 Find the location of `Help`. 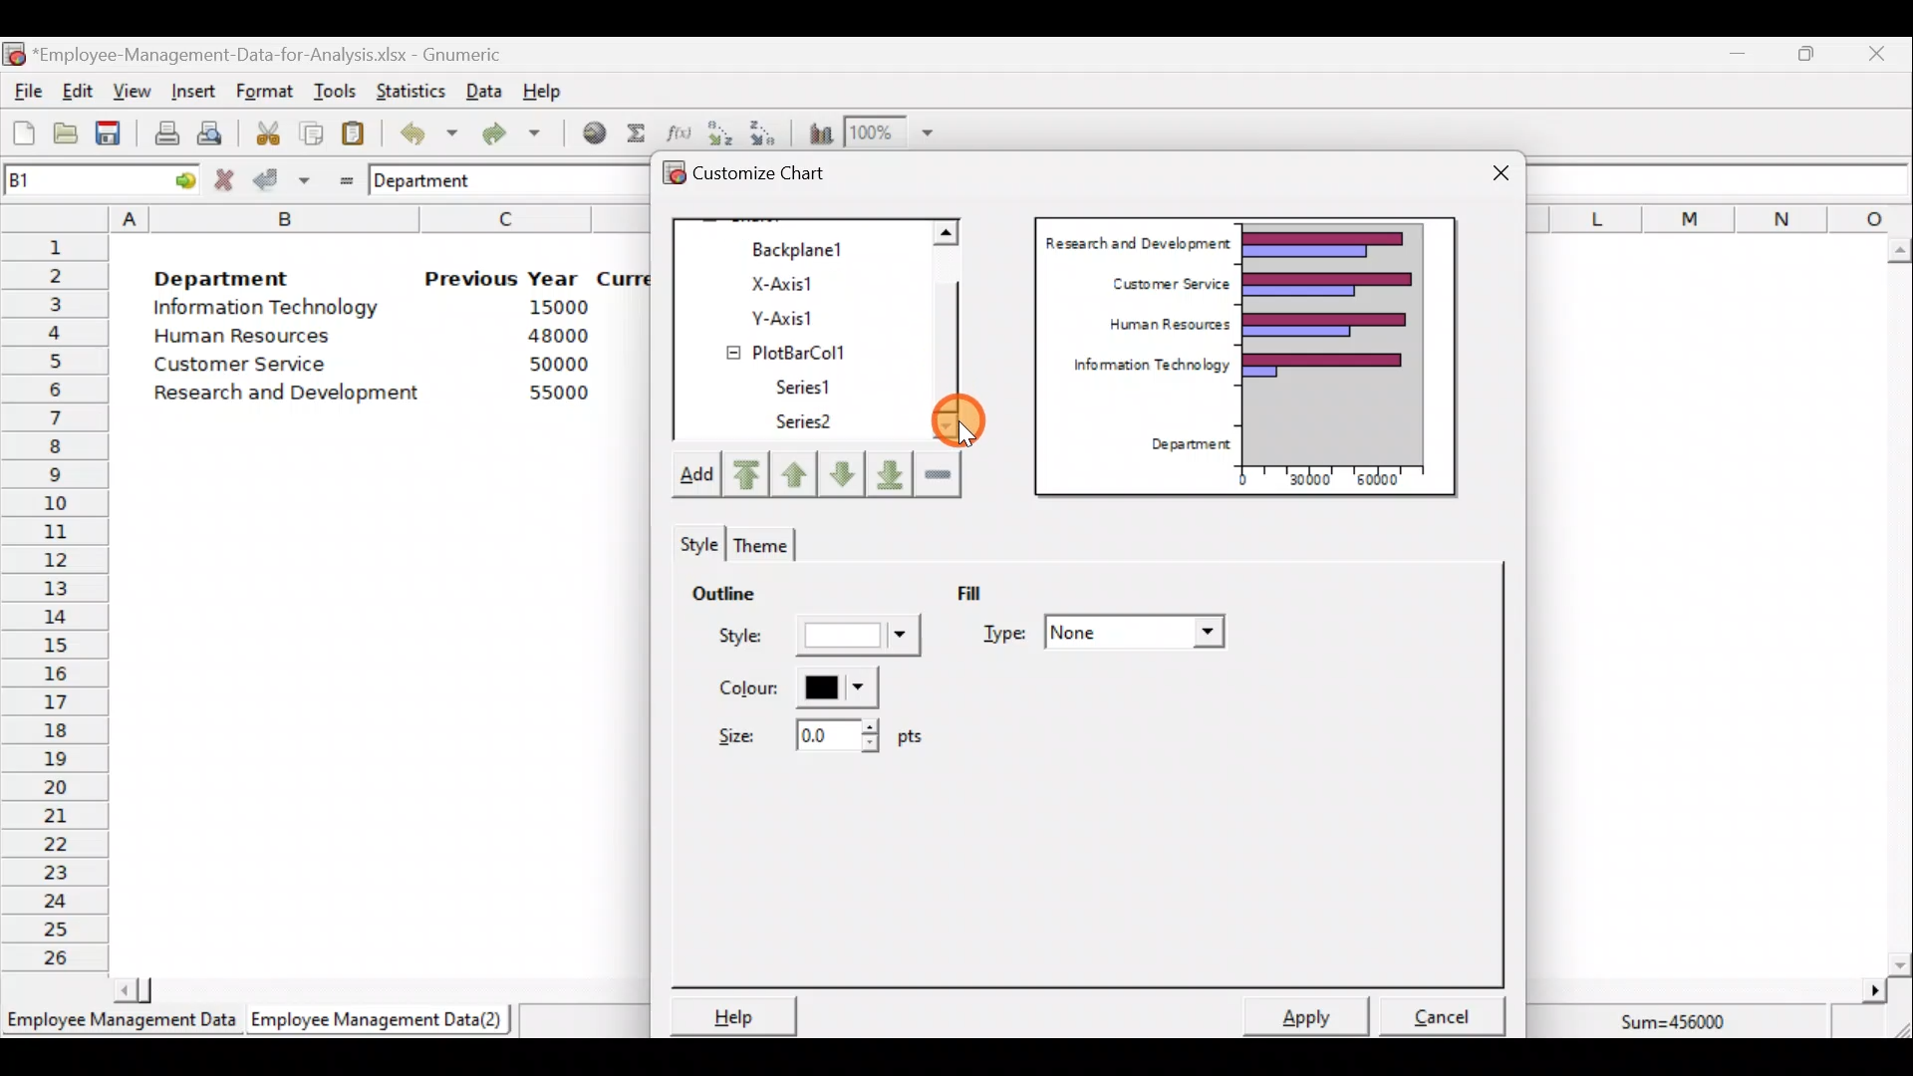

Help is located at coordinates (730, 1015).